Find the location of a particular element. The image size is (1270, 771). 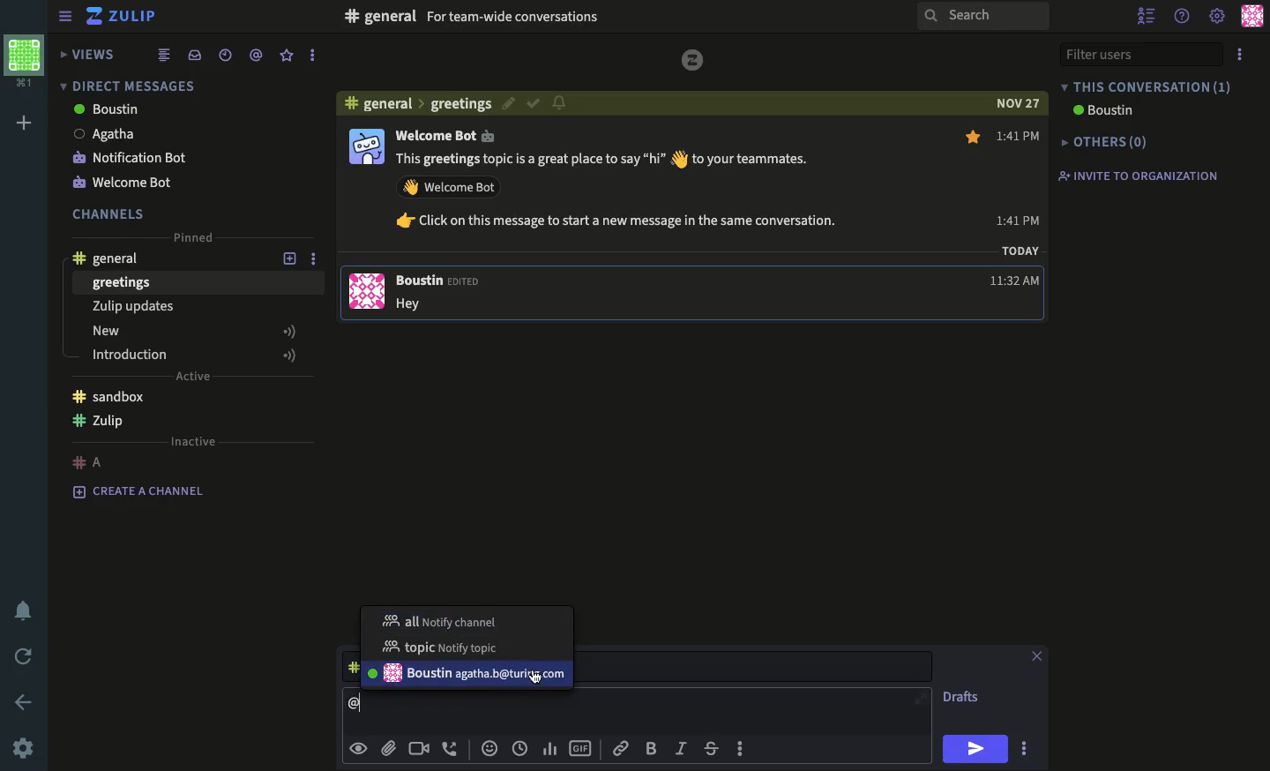

workspace is located at coordinates (27, 60).